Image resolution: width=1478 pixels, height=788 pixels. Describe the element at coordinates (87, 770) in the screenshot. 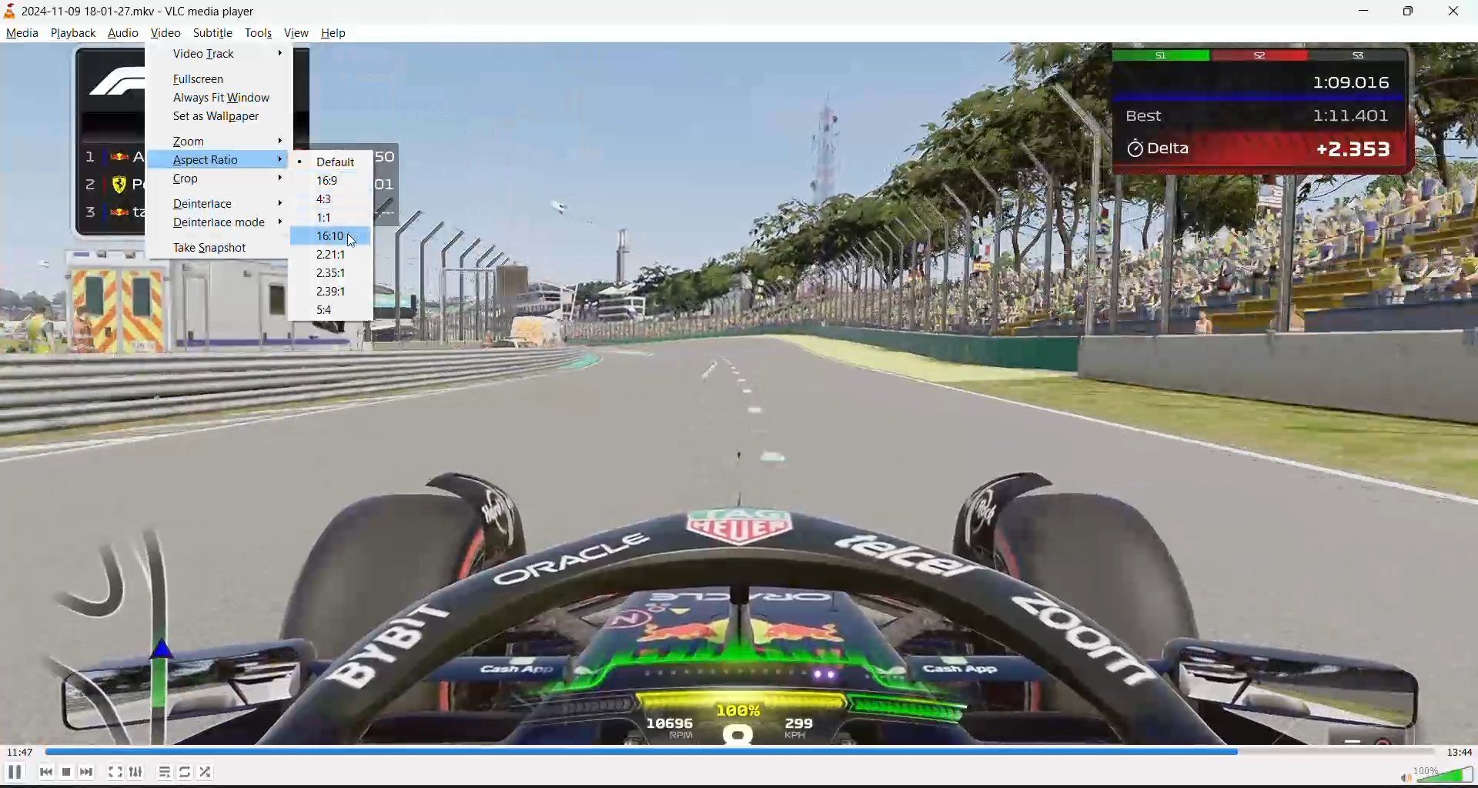

I see `next` at that location.